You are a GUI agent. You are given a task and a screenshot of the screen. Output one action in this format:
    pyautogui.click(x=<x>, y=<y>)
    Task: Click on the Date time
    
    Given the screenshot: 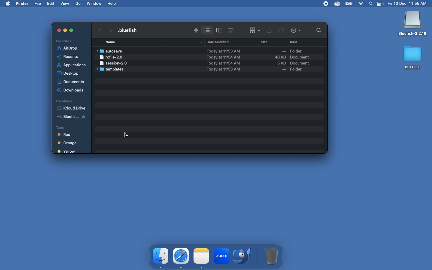 What is the action you would take?
    pyautogui.click(x=409, y=3)
    